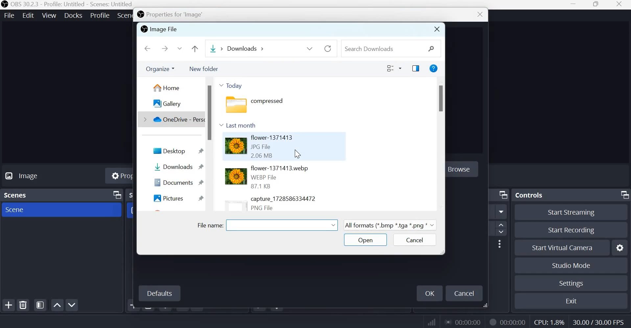 This screenshot has height=328, width=631. I want to click on Search file names, so click(283, 227).